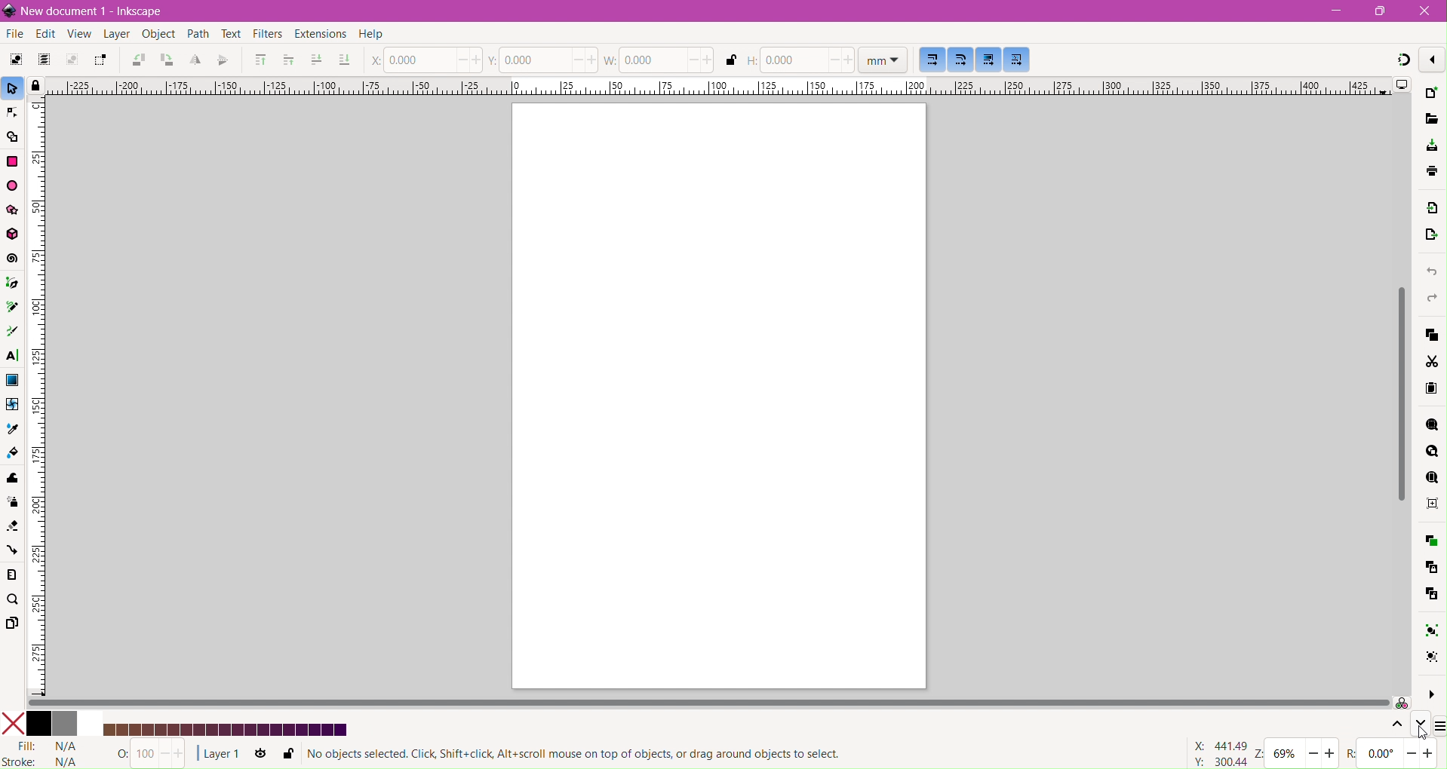 This screenshot has height=769, width=1447. What do you see at coordinates (1297, 755) in the screenshot?
I see `Zoom` at bounding box center [1297, 755].